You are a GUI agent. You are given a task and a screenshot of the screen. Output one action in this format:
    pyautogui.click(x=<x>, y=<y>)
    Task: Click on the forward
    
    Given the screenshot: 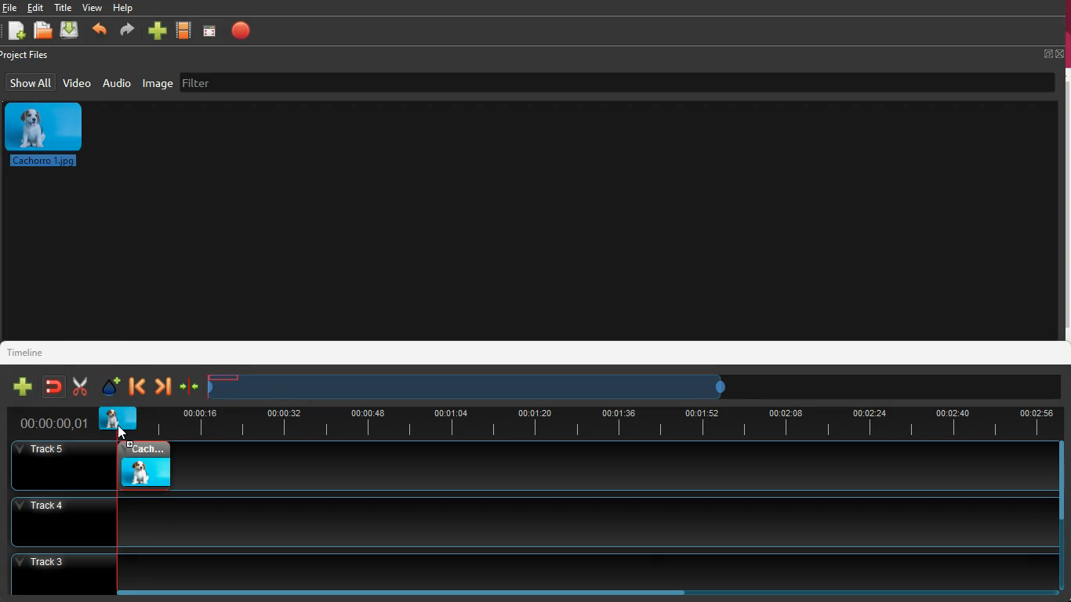 What is the action you would take?
    pyautogui.click(x=164, y=384)
    